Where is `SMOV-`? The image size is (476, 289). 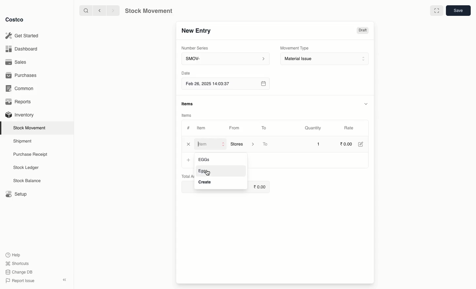
SMOV- is located at coordinates (225, 58).